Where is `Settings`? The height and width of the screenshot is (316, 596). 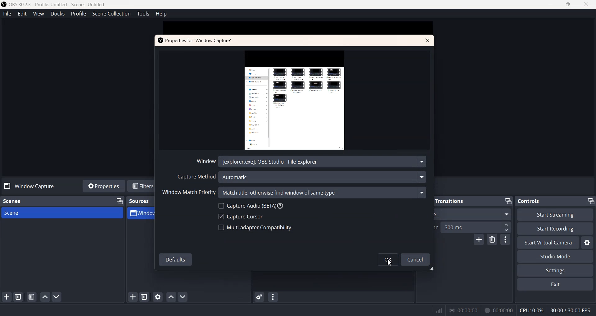
Settings is located at coordinates (555, 271).